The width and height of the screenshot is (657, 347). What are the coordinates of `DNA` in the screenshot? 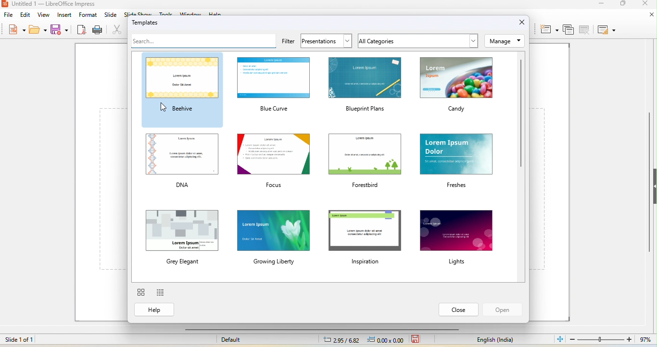 It's located at (182, 161).